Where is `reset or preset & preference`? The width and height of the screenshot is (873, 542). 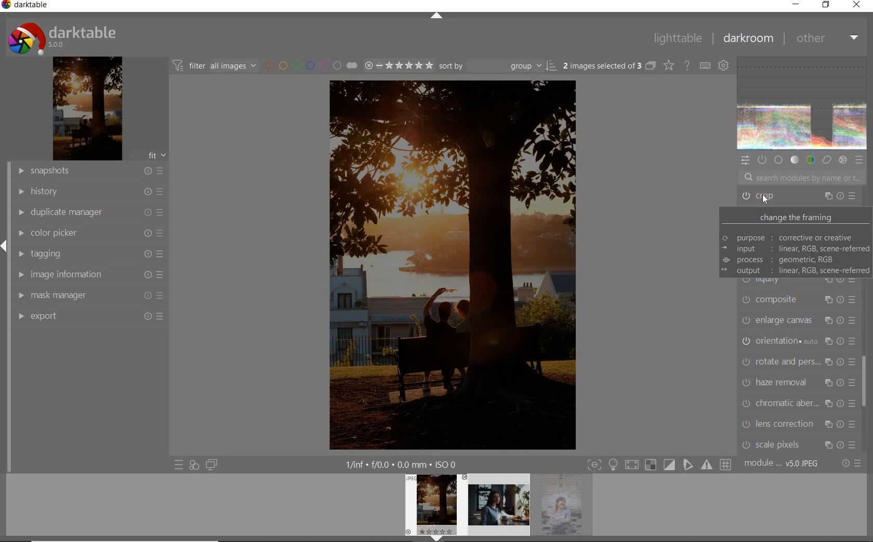
reset or preset & preference is located at coordinates (852, 465).